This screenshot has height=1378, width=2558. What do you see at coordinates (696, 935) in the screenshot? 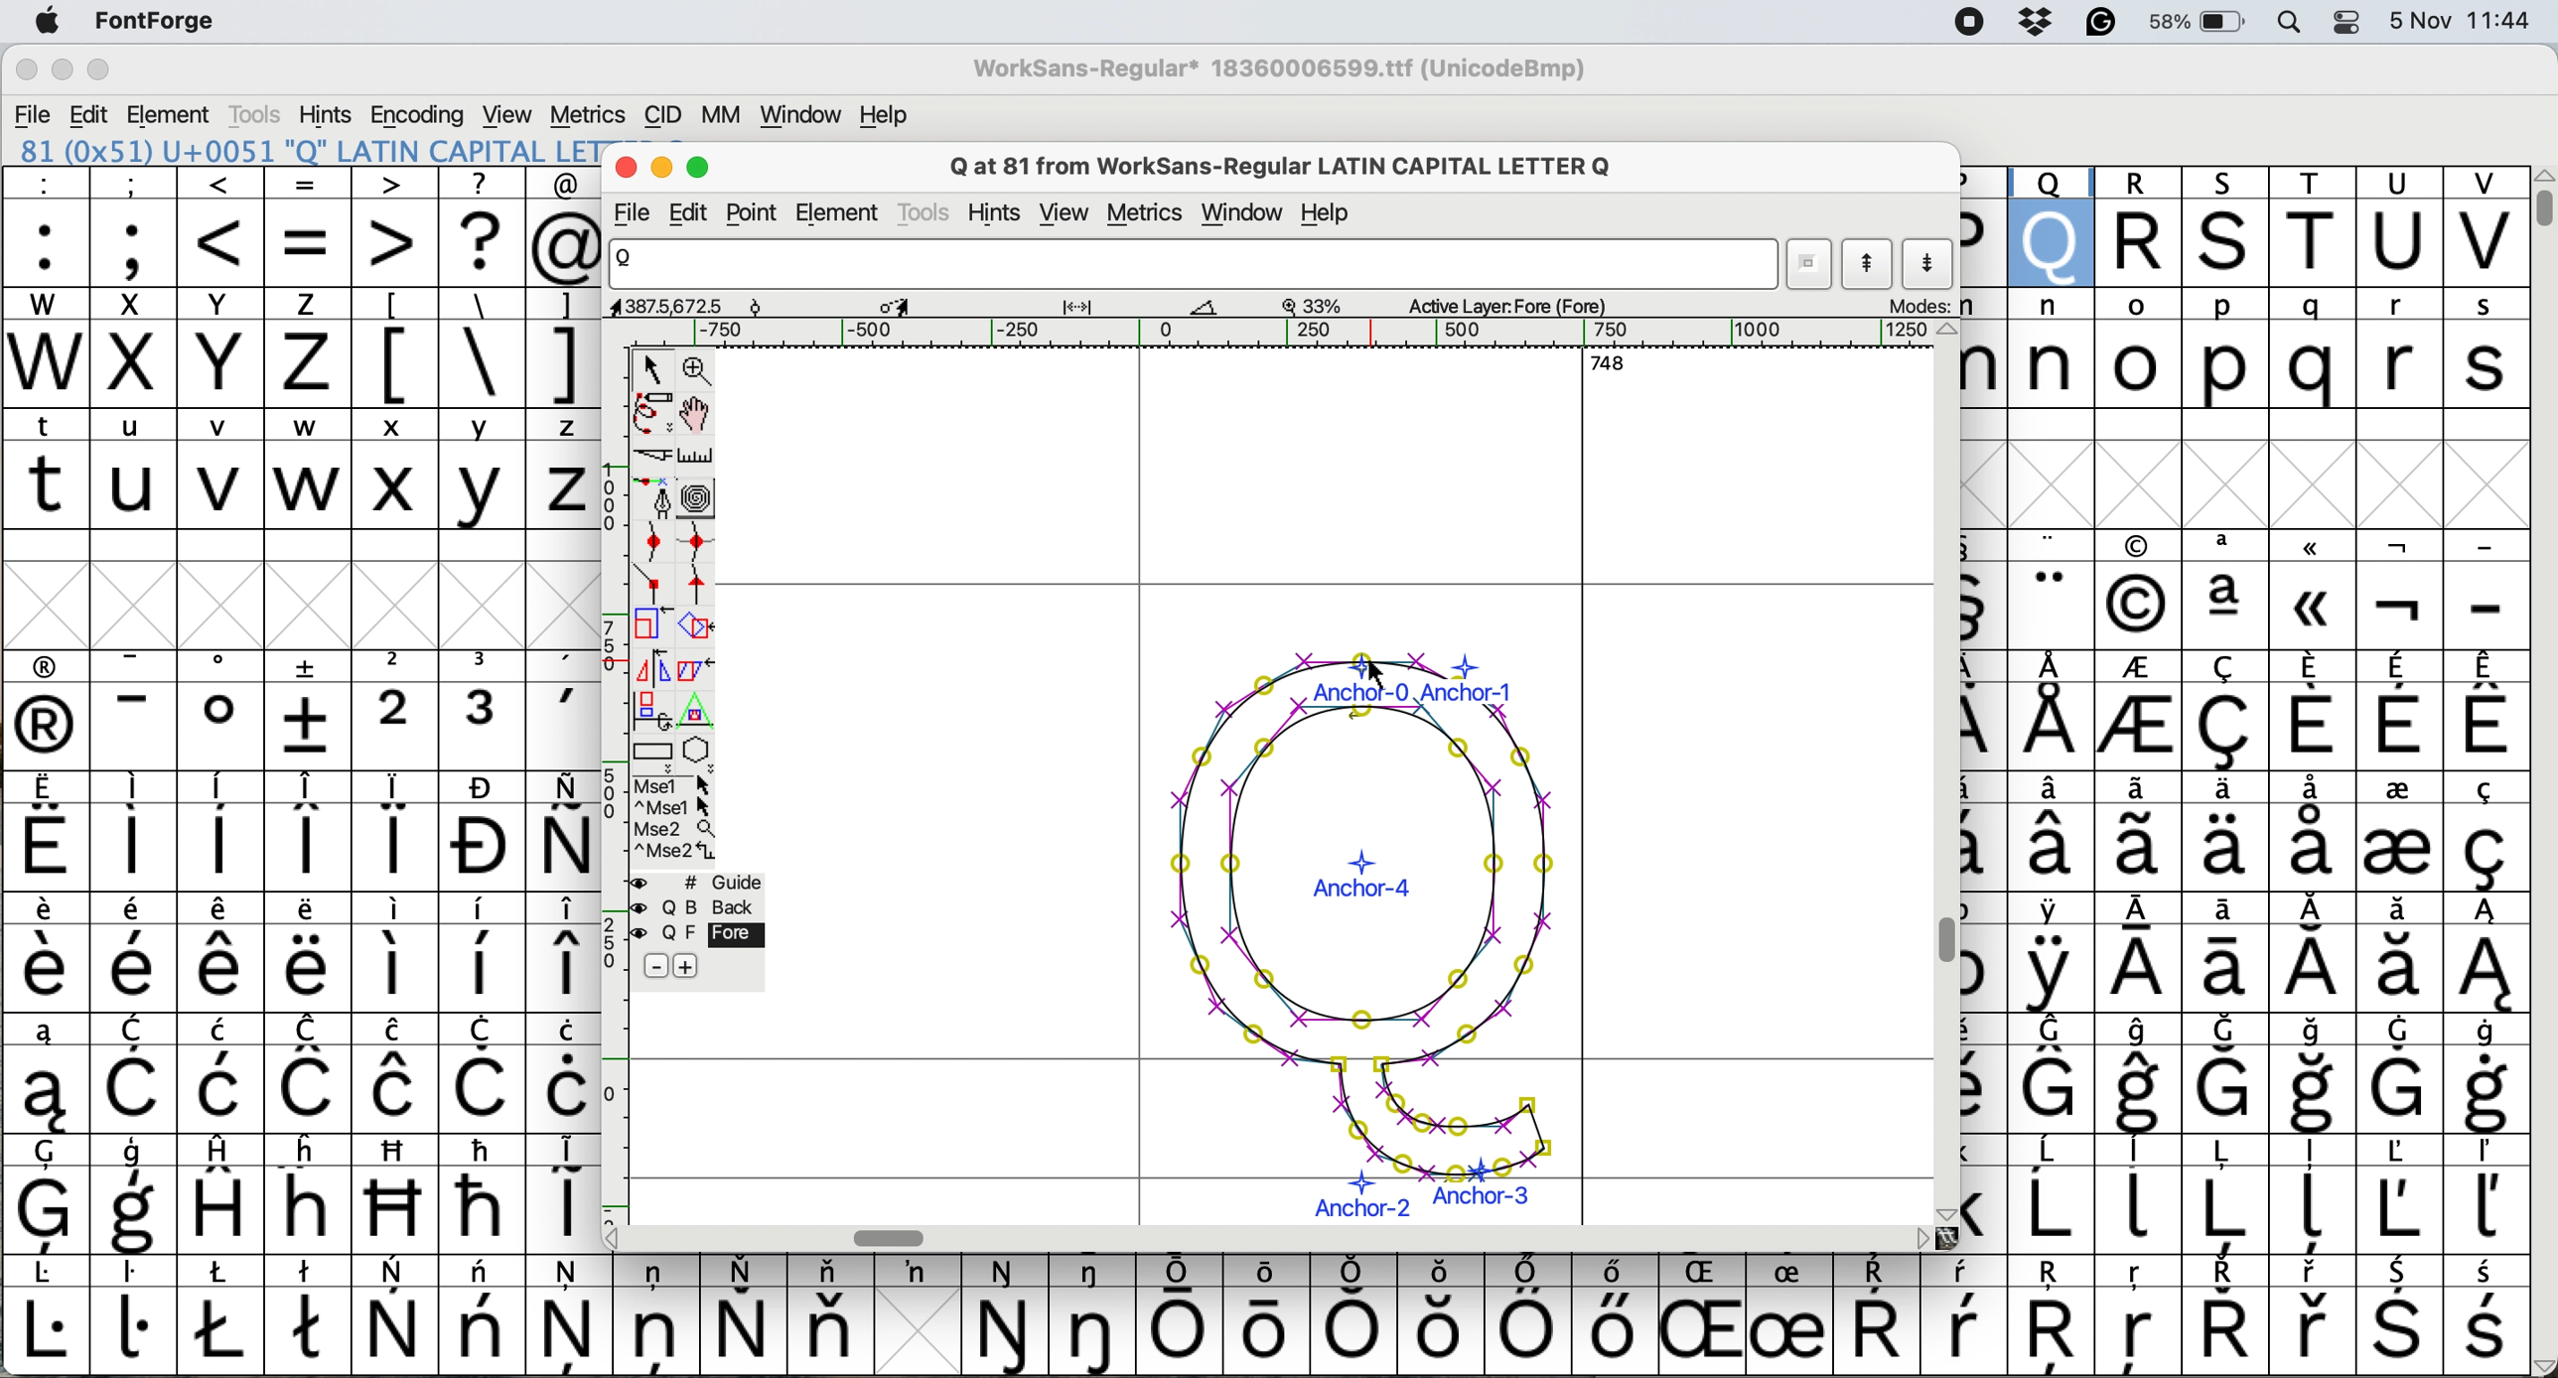
I see `fore` at bounding box center [696, 935].